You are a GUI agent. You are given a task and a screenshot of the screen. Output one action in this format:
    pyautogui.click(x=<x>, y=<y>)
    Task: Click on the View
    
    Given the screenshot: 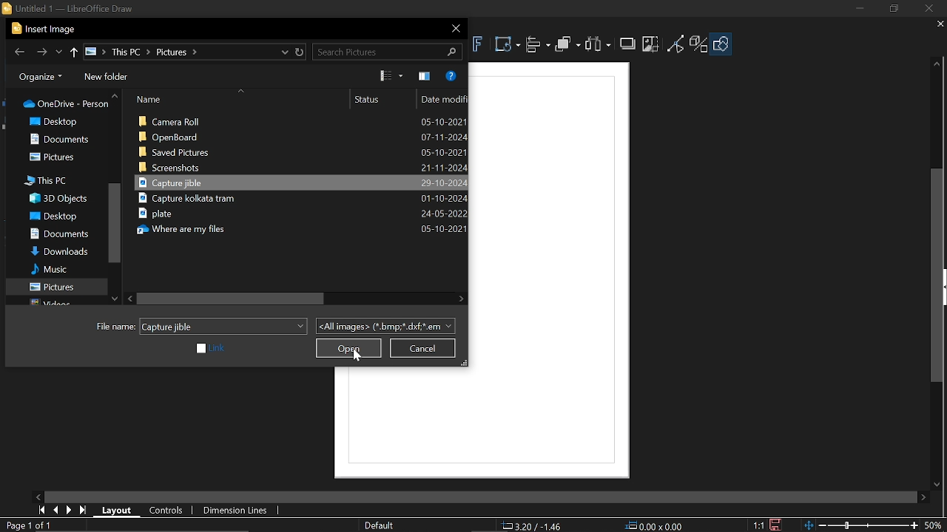 What is the action you would take?
    pyautogui.click(x=392, y=75)
    